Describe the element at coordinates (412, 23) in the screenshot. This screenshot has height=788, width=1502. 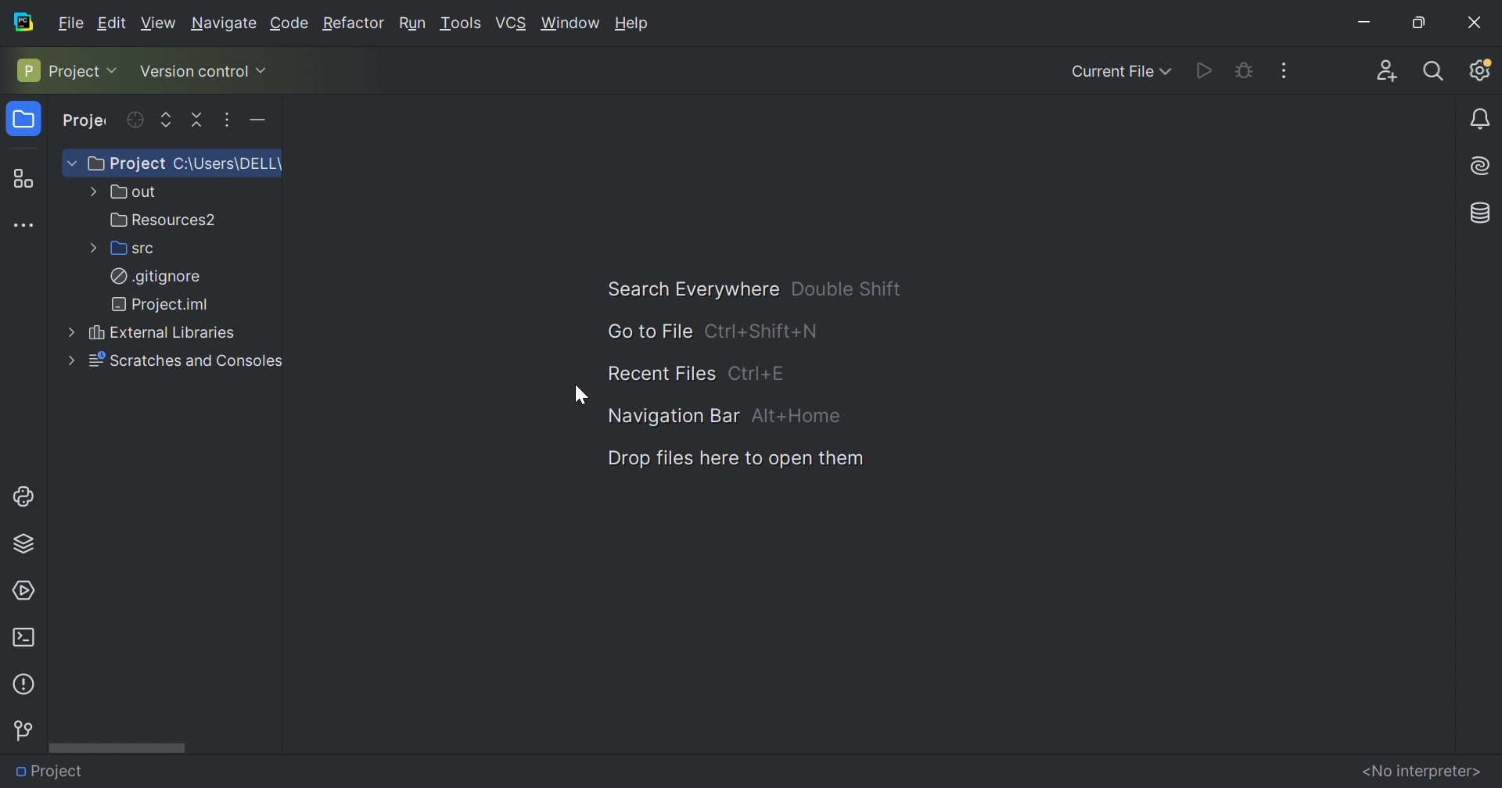
I see `Run` at that location.